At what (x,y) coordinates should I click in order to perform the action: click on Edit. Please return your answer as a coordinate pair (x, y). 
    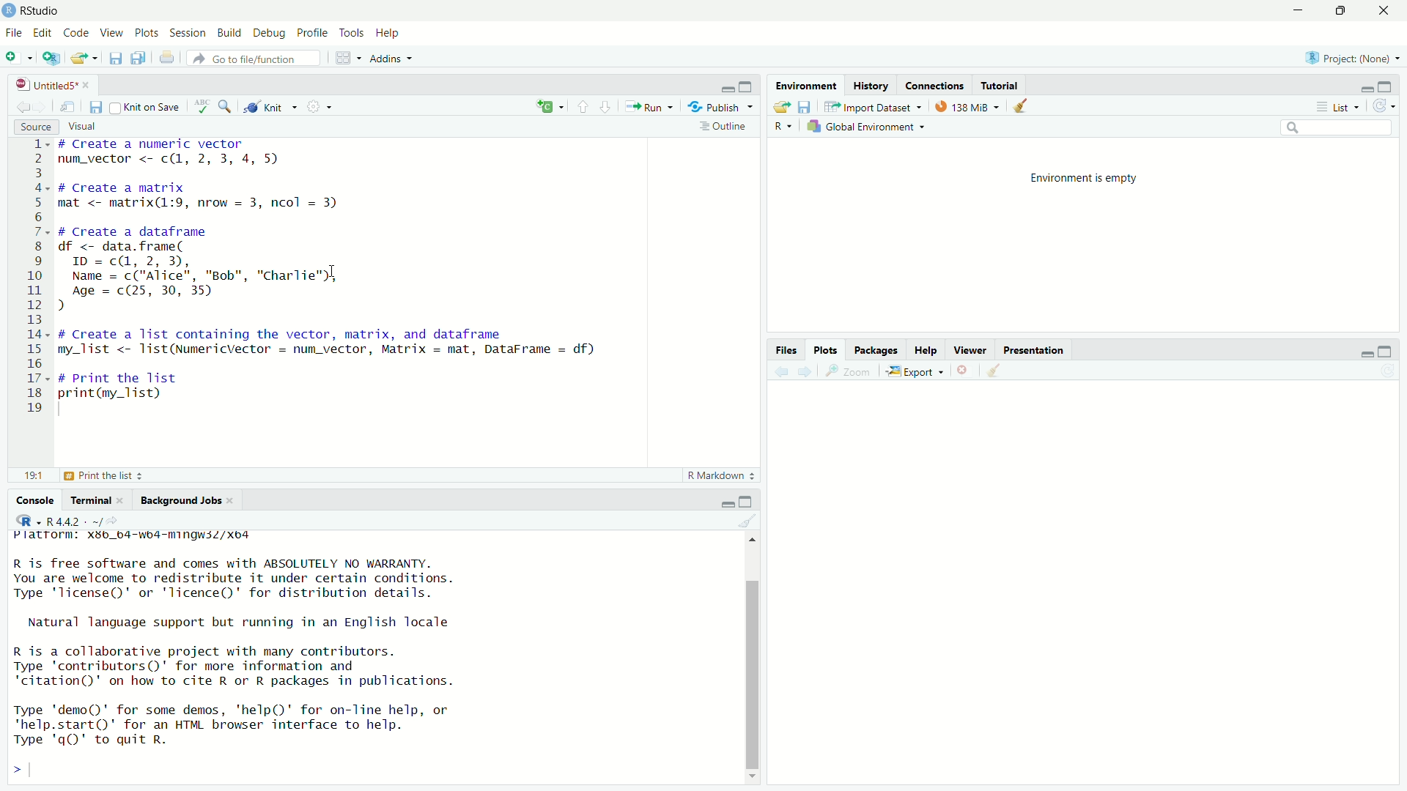
    Looking at the image, I should click on (43, 33).